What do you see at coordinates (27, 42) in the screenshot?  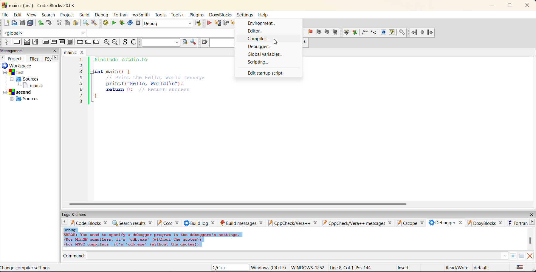 I see `decision` at bounding box center [27, 42].